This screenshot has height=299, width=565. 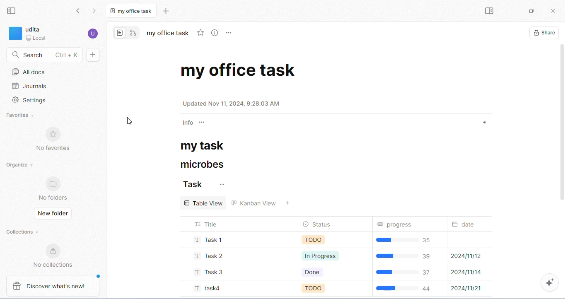 I want to click on go forward, so click(x=94, y=11).